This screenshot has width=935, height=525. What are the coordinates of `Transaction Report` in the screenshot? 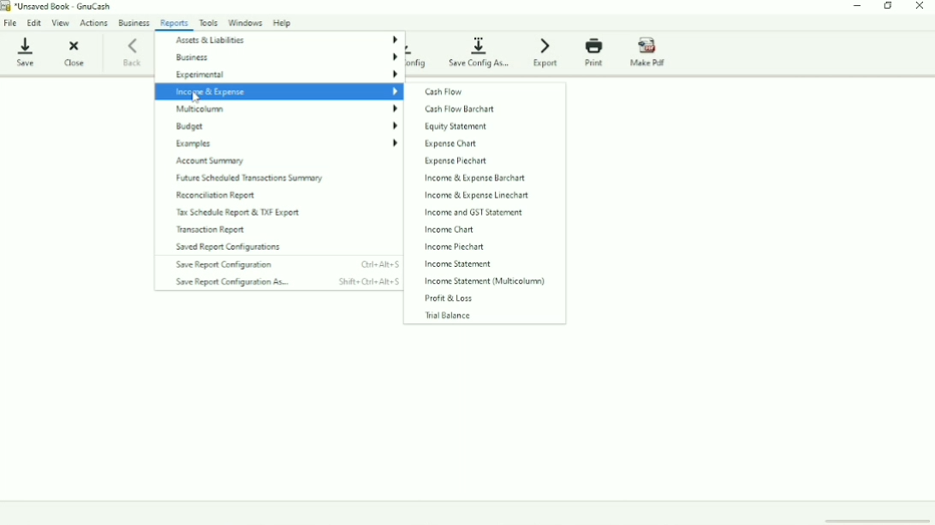 It's located at (215, 229).